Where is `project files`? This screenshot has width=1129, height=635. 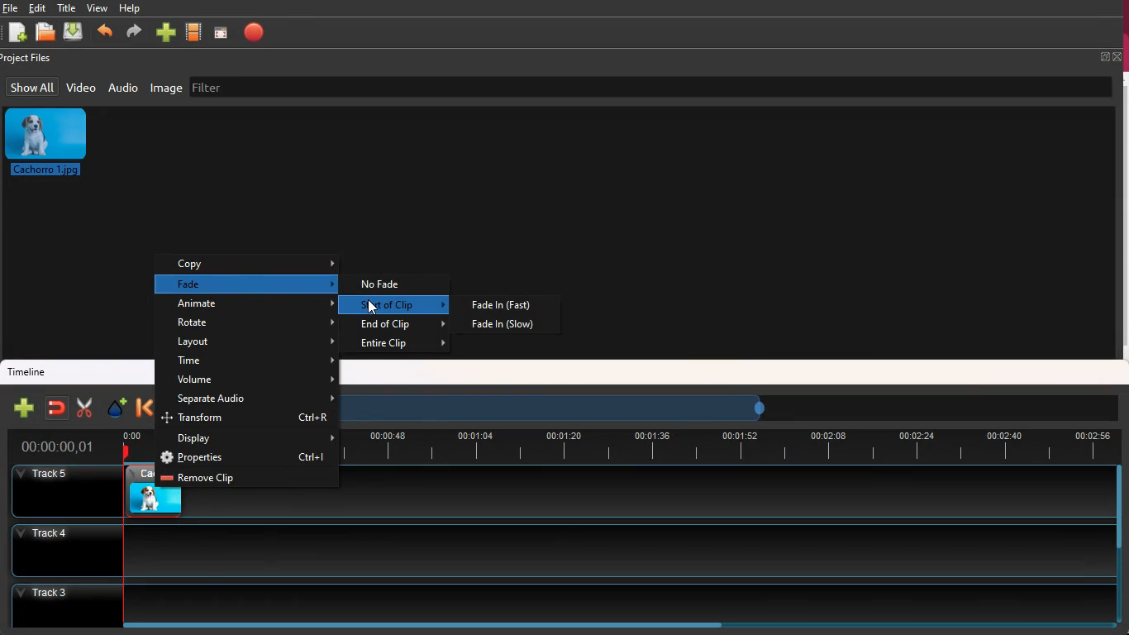 project files is located at coordinates (33, 58).